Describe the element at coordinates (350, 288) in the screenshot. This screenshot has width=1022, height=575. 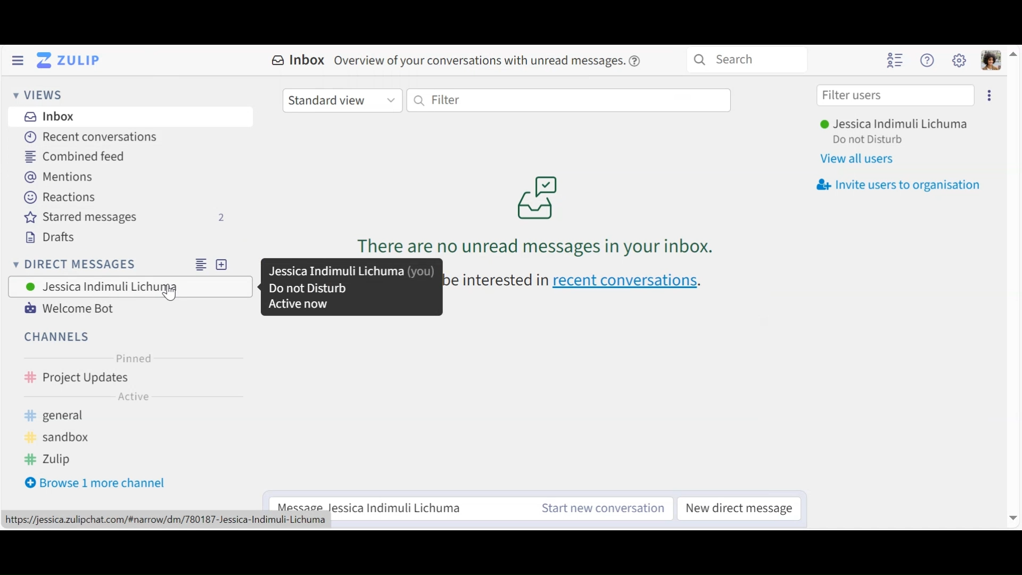
I see `pop up` at that location.